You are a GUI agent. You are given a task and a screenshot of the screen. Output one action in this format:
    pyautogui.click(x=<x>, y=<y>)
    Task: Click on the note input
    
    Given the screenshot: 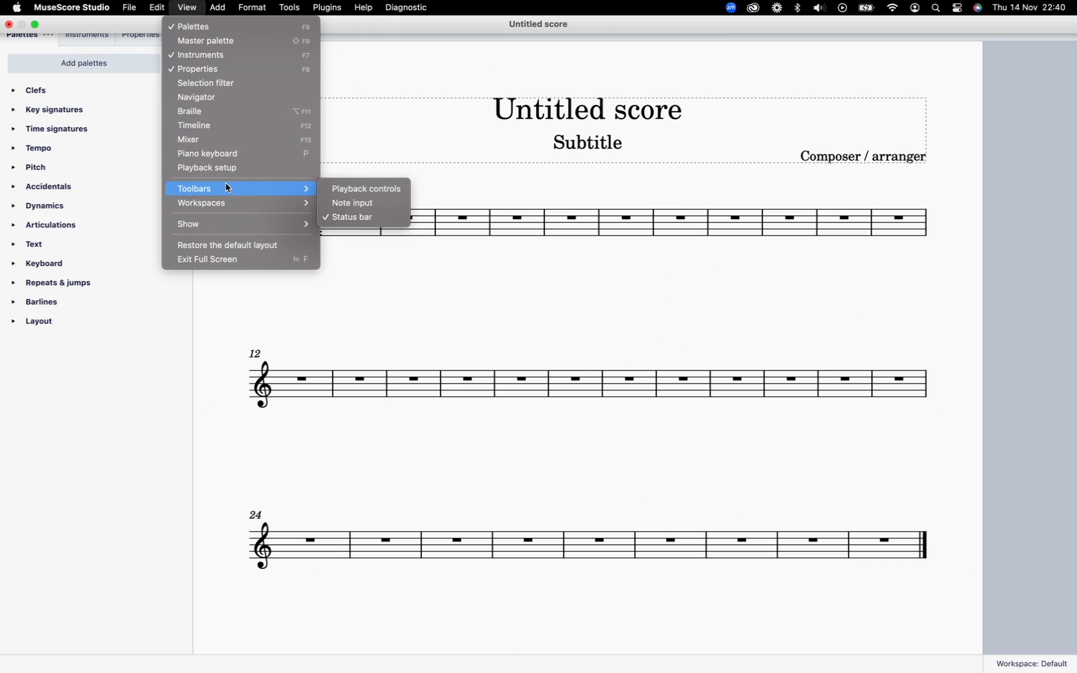 What is the action you would take?
    pyautogui.click(x=369, y=204)
    